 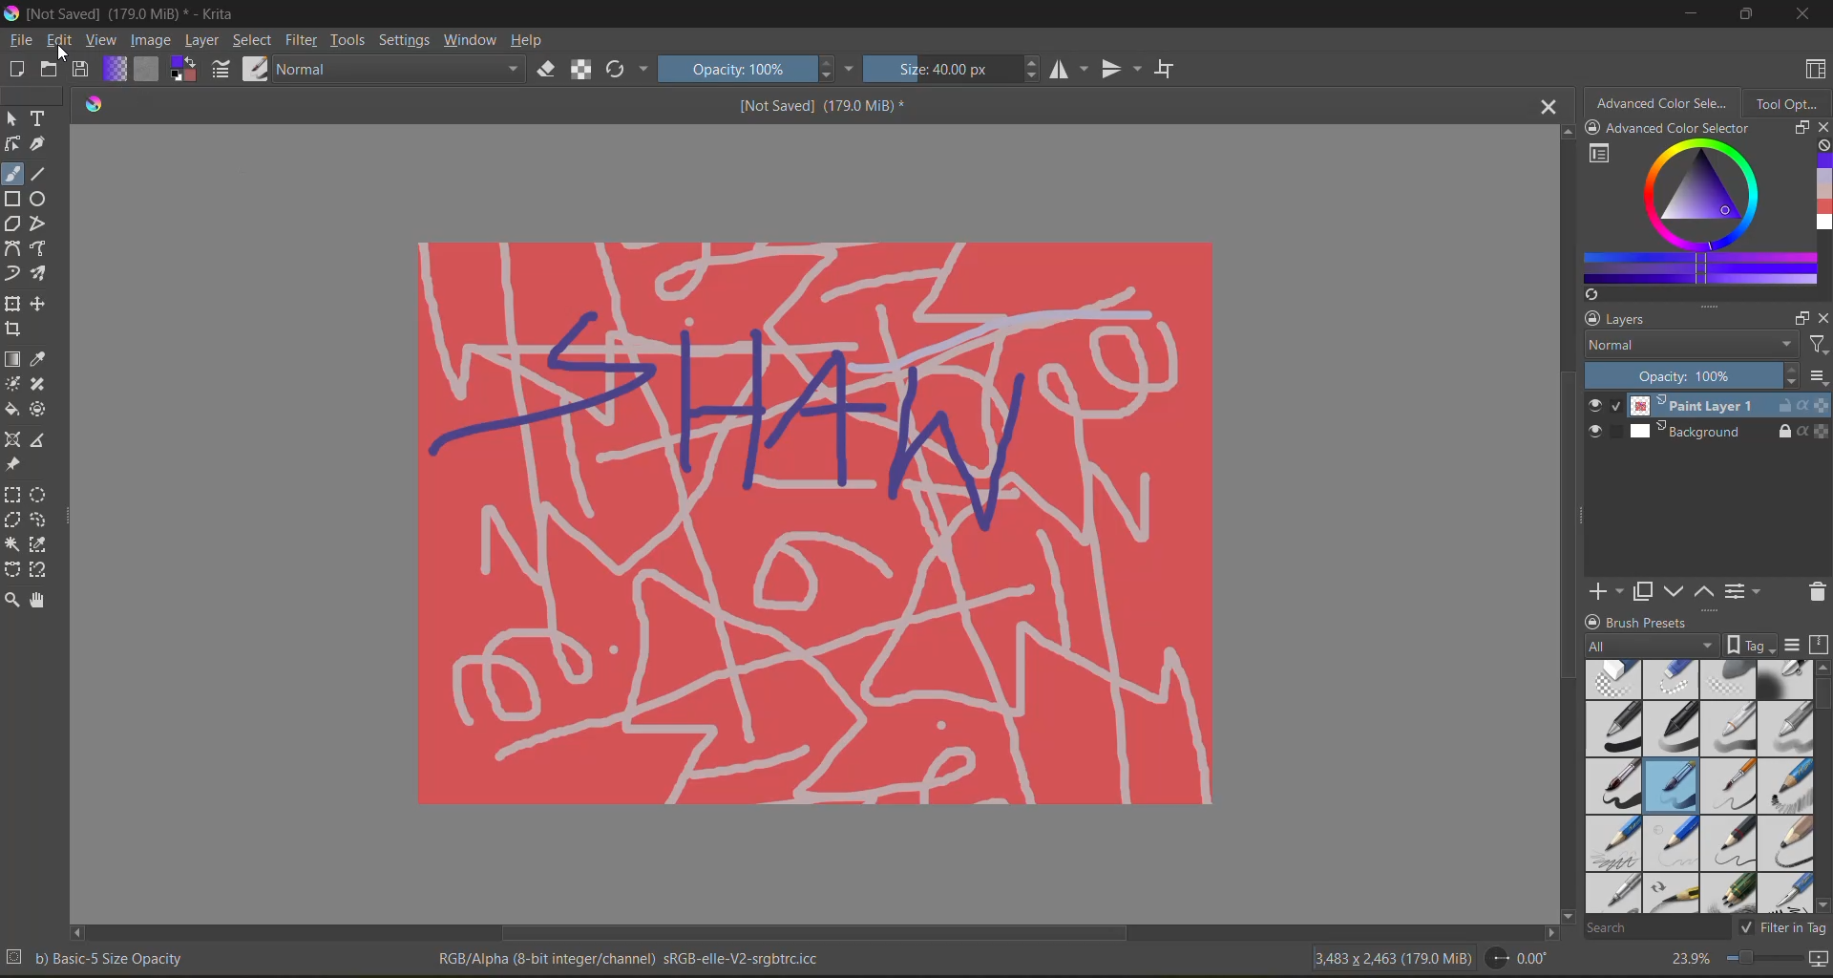 I want to click on filter, so click(x=1814, y=346).